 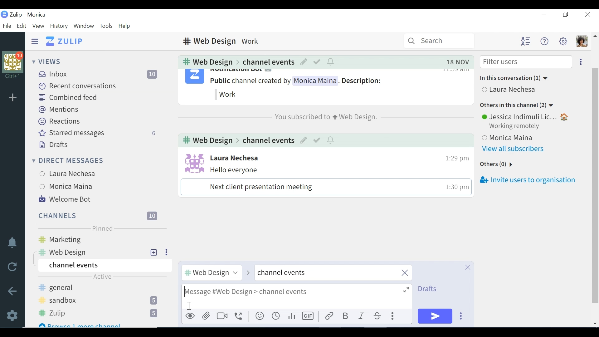 I want to click on Minimize, so click(x=544, y=15).